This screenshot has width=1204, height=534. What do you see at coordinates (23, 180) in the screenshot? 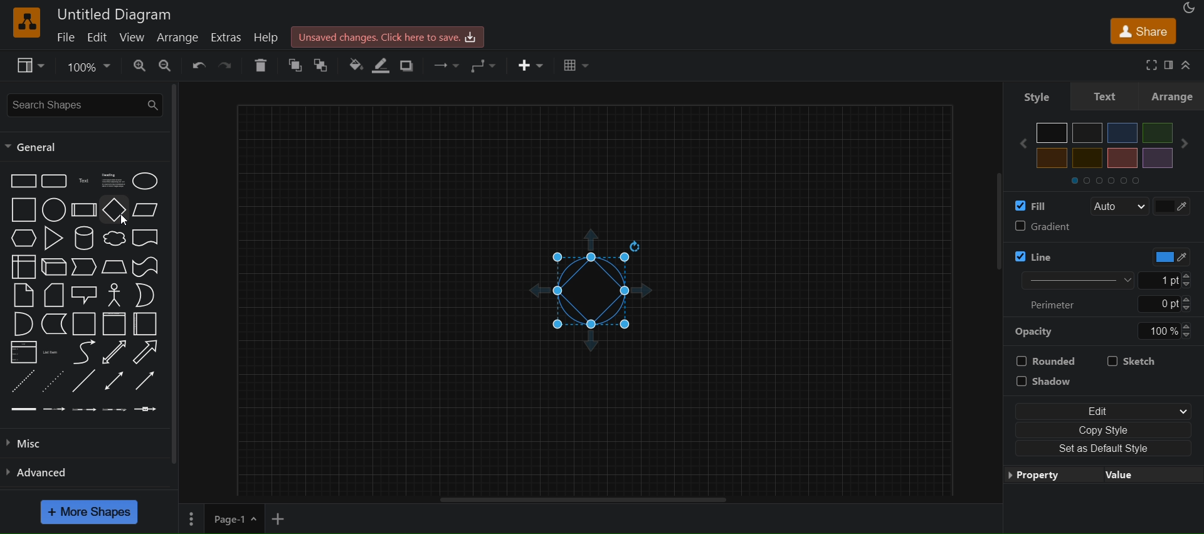
I see `rectangle` at bounding box center [23, 180].